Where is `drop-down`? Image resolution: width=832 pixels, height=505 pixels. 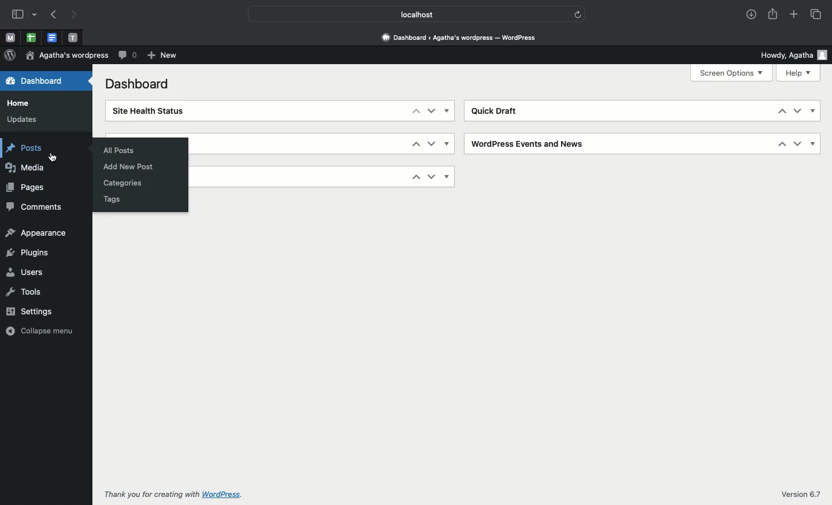 drop-down is located at coordinates (36, 13).